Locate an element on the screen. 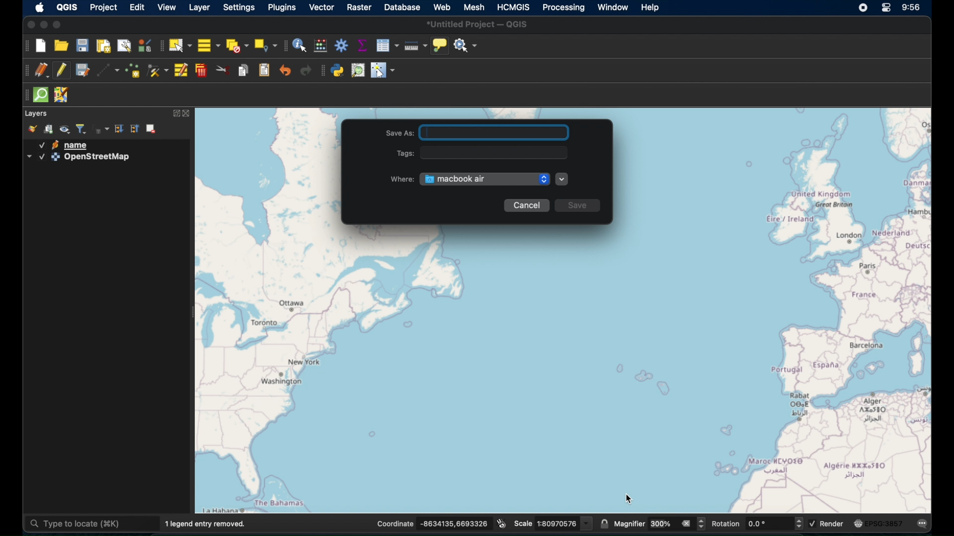  messages is located at coordinates (924, 524).